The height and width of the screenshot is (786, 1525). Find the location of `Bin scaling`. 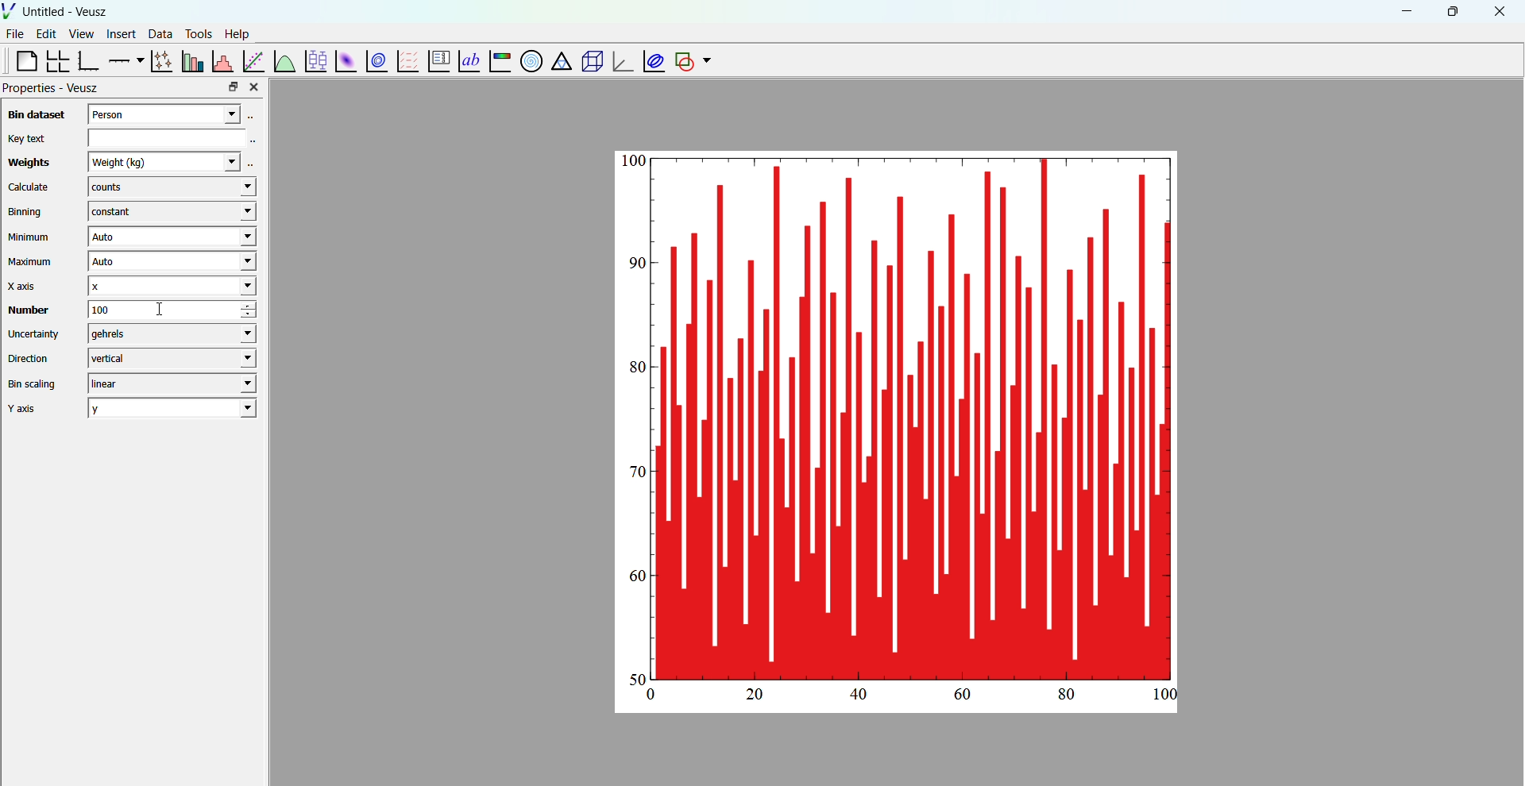

Bin scaling is located at coordinates (33, 384).